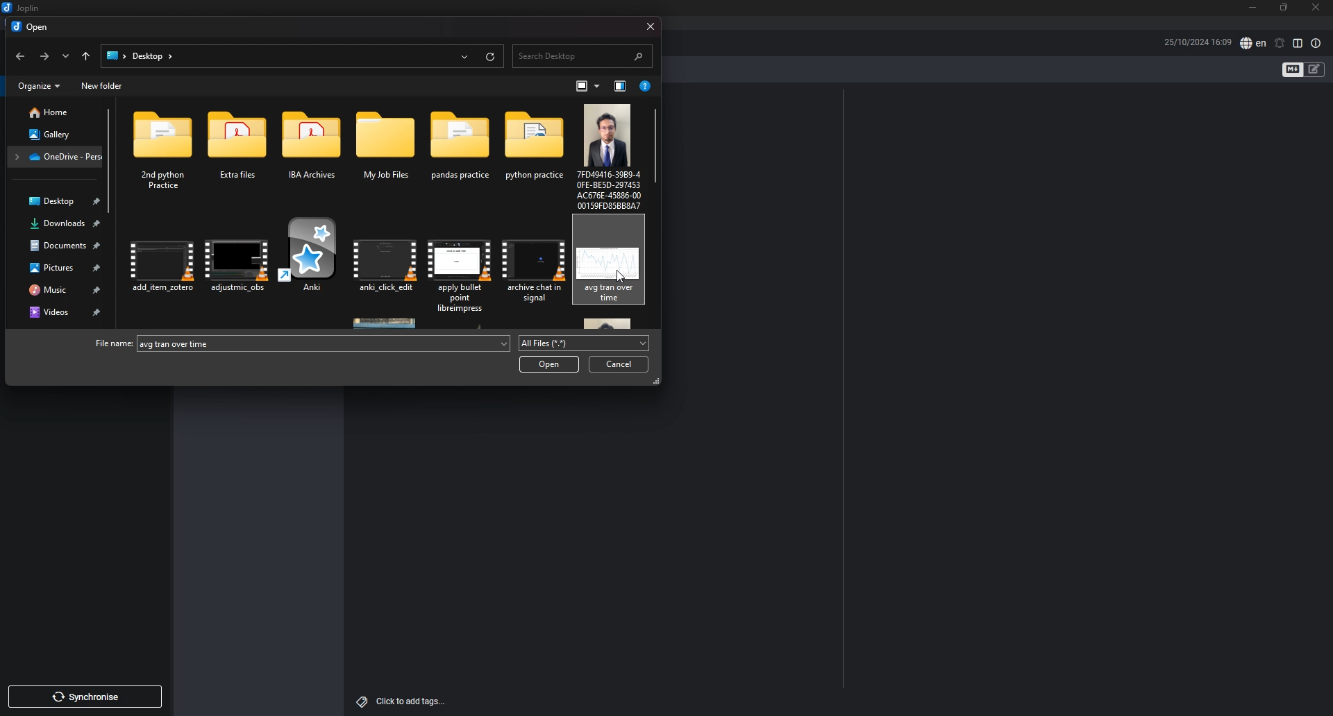 Image resolution: width=1333 pixels, height=716 pixels. Describe the element at coordinates (103, 85) in the screenshot. I see `new folder` at that location.